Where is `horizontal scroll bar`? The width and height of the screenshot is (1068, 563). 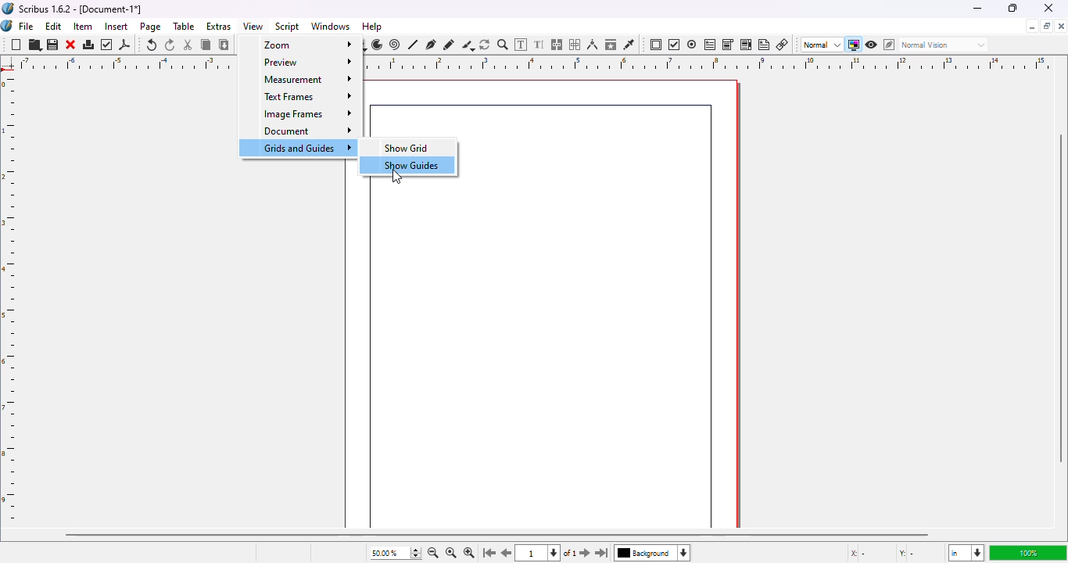 horizontal scroll bar is located at coordinates (496, 534).